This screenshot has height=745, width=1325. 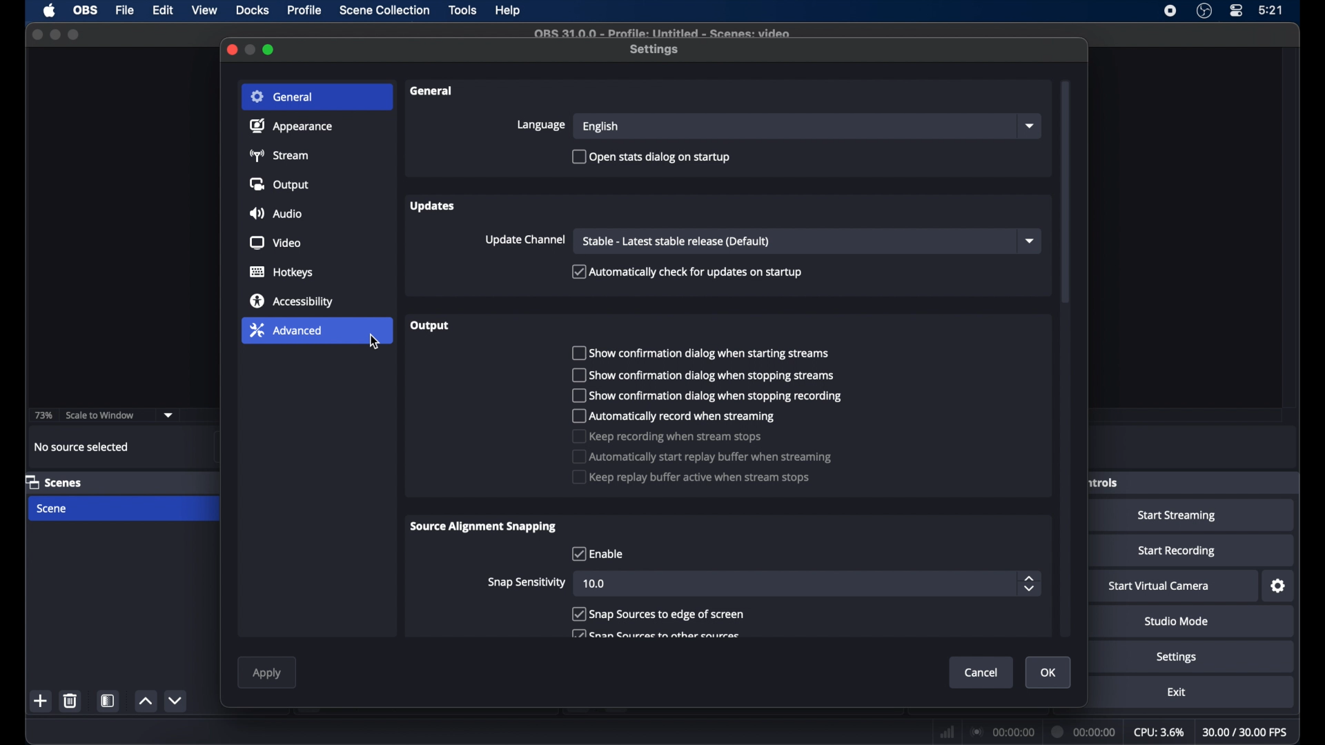 I want to click on scene filters, so click(x=108, y=702).